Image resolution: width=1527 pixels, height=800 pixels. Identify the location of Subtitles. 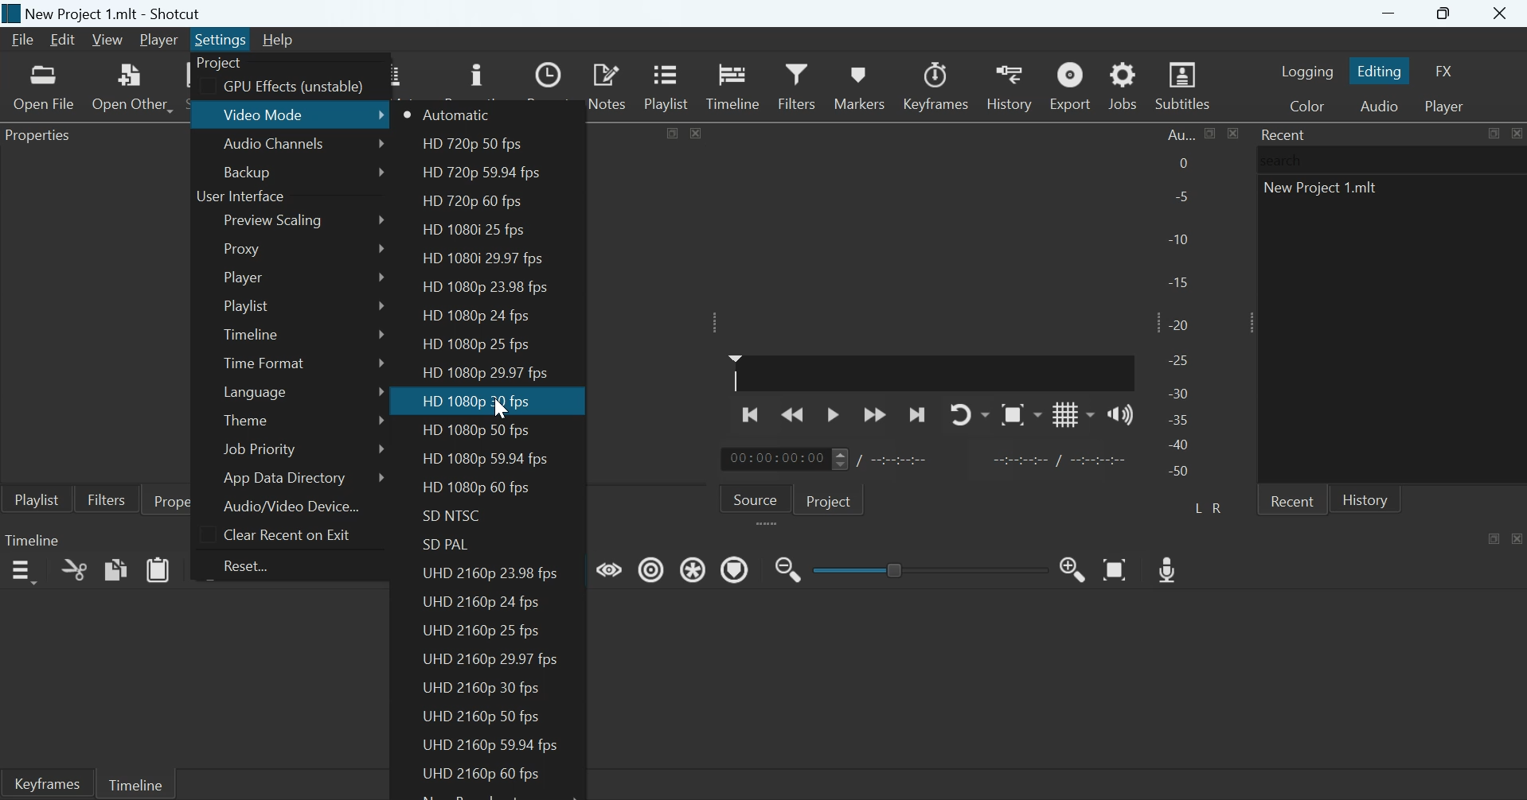
(1185, 86).